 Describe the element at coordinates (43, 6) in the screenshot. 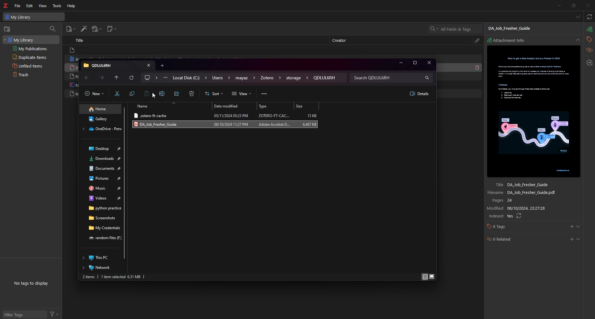

I see `view` at that location.